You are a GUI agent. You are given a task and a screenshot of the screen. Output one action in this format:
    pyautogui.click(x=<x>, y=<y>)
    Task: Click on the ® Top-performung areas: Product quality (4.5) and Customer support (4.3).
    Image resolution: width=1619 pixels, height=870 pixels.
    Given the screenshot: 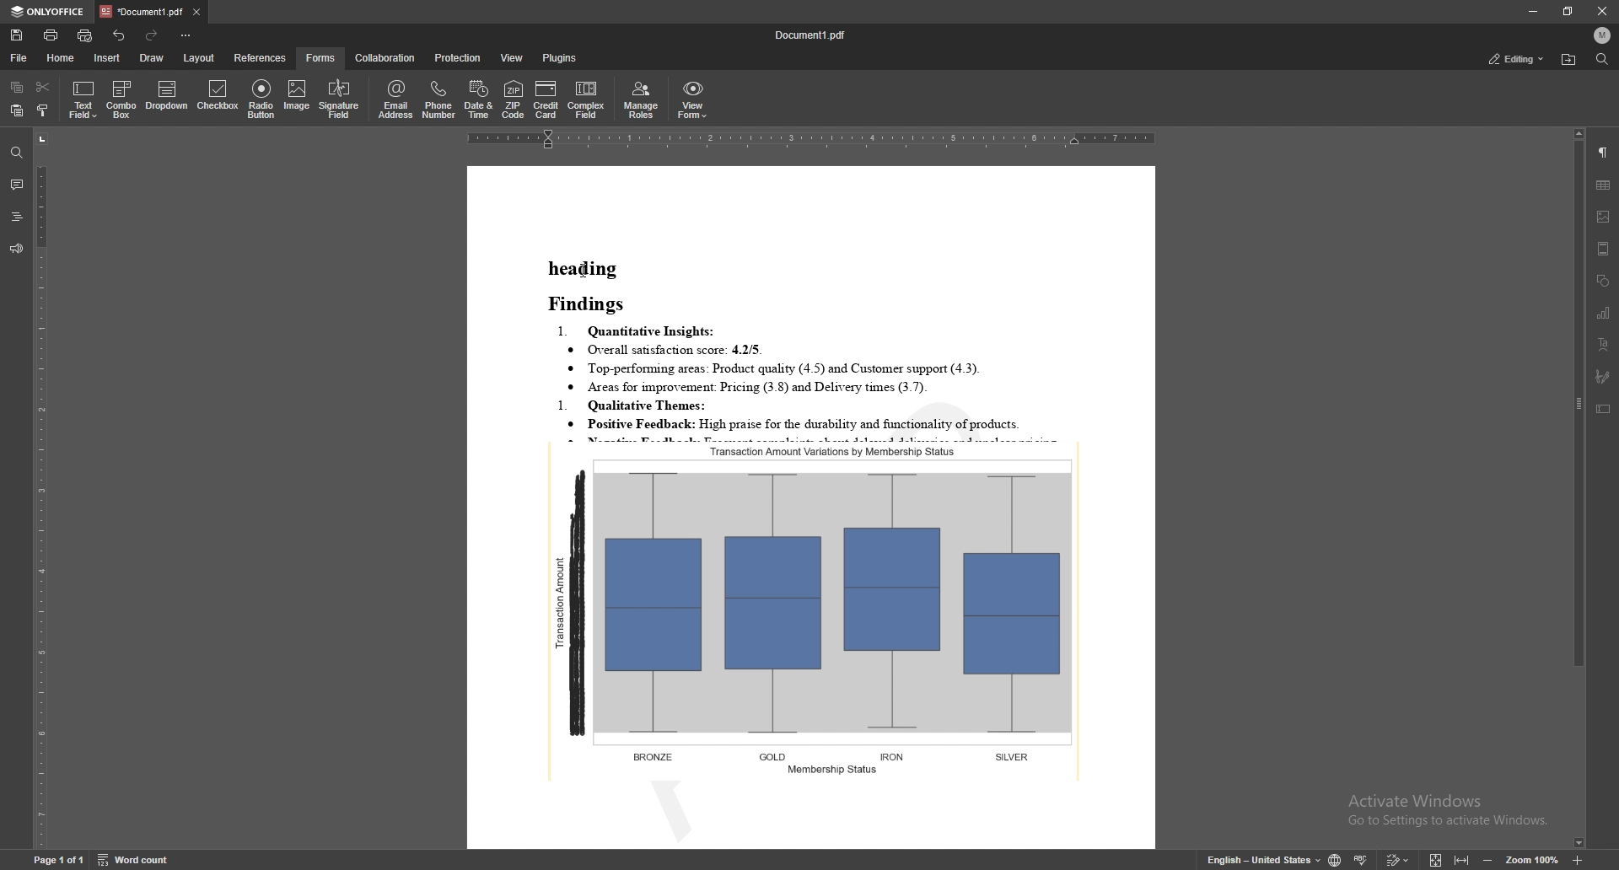 What is the action you would take?
    pyautogui.click(x=781, y=369)
    